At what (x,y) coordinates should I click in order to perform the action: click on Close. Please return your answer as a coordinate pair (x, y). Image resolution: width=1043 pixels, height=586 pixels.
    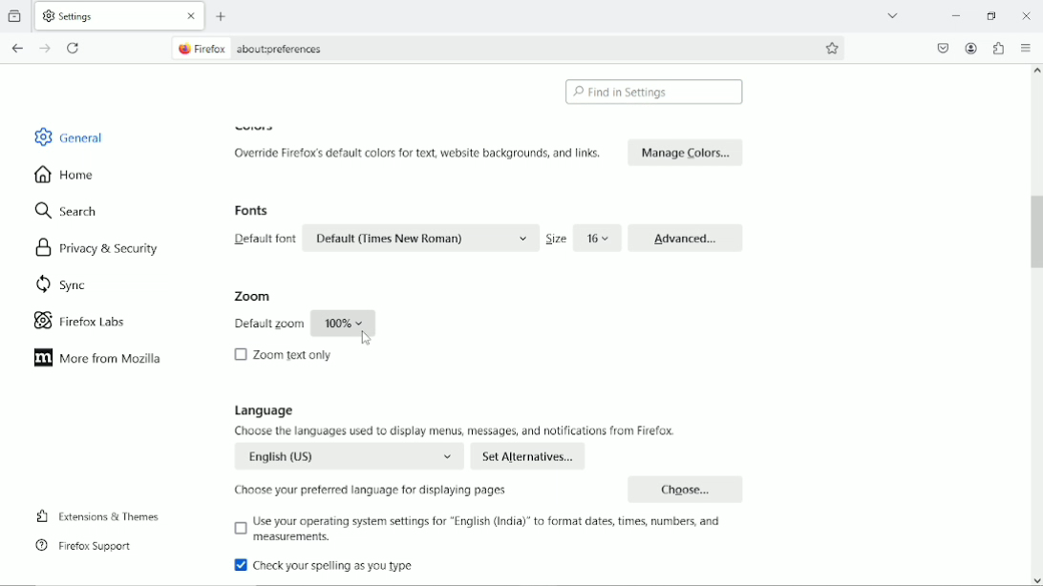
    Looking at the image, I should click on (1026, 14).